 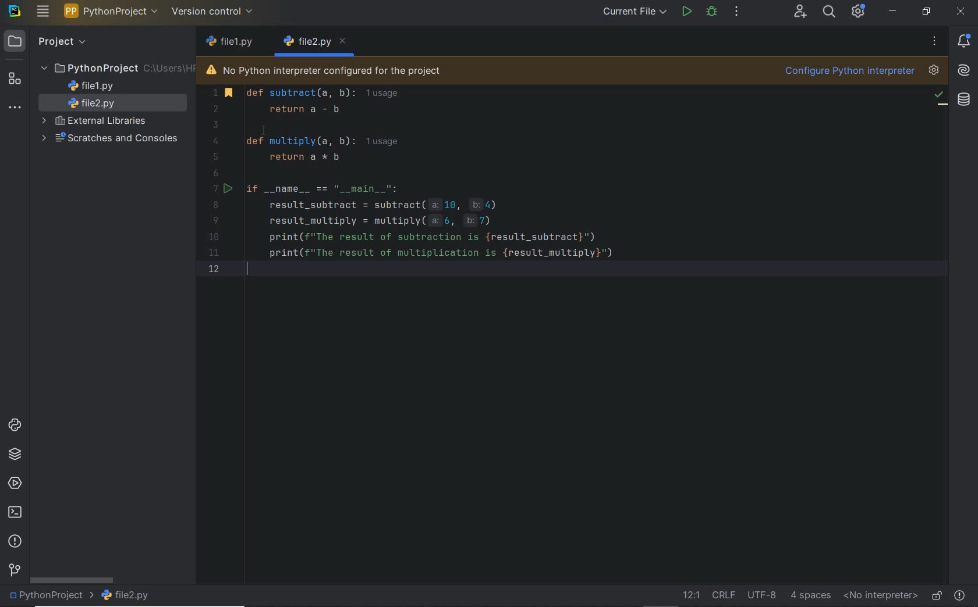 What do you see at coordinates (14, 426) in the screenshot?
I see `python consoles` at bounding box center [14, 426].